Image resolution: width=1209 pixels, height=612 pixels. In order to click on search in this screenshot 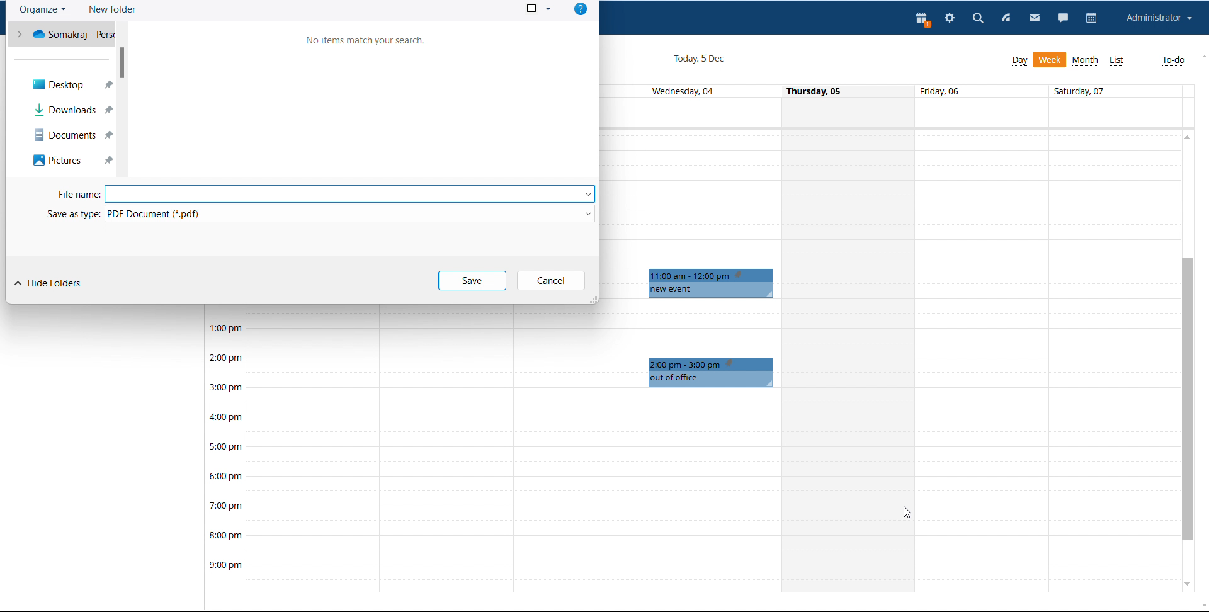, I will do `click(977, 19)`.